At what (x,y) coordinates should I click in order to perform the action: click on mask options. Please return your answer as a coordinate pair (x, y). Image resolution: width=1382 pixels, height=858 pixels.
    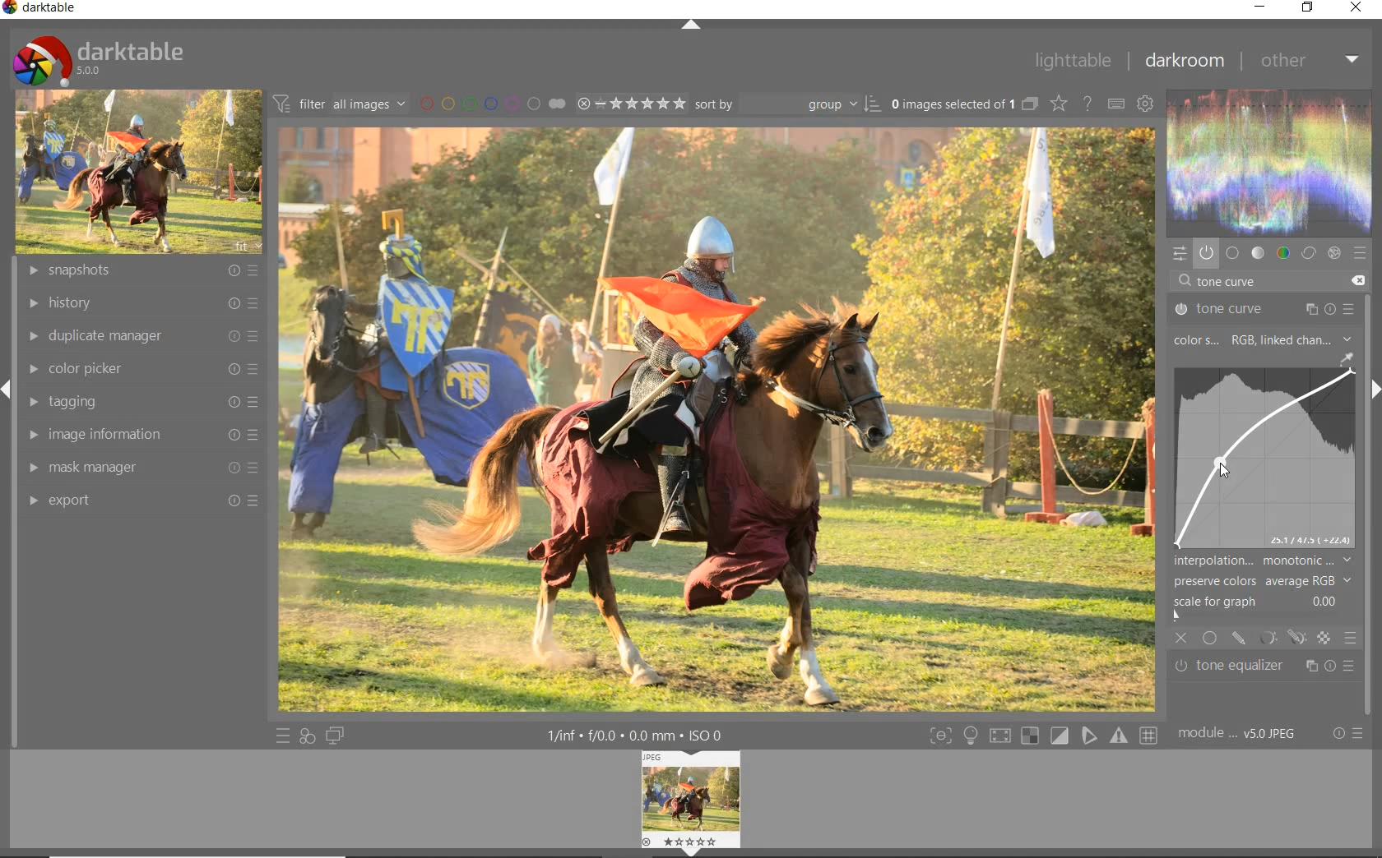
    Looking at the image, I should click on (1280, 638).